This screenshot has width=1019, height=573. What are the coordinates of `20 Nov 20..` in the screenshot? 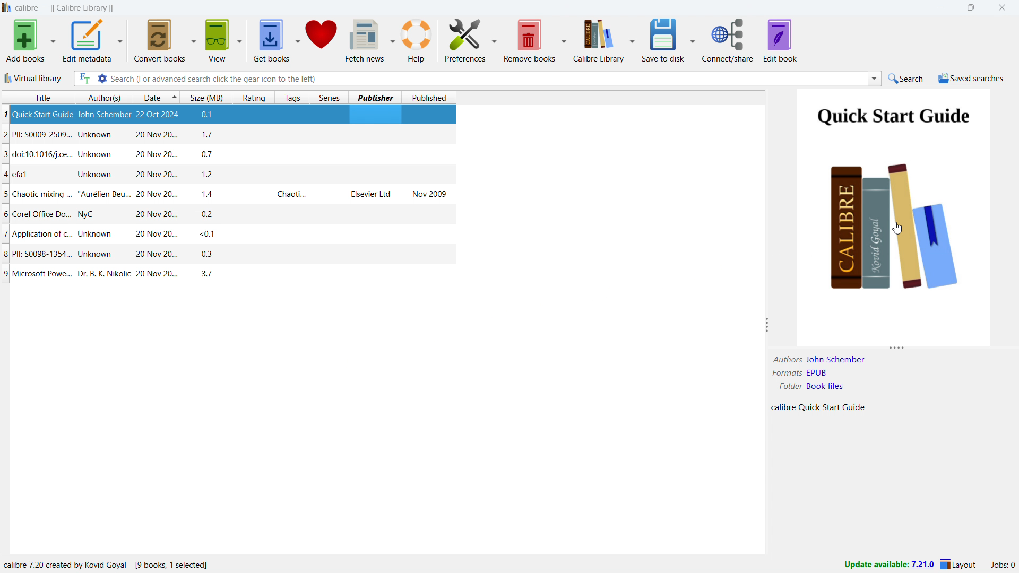 It's located at (154, 215).